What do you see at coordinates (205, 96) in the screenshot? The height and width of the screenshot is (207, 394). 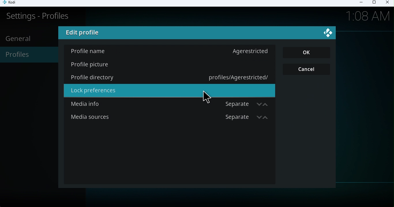 I see `cursor` at bounding box center [205, 96].